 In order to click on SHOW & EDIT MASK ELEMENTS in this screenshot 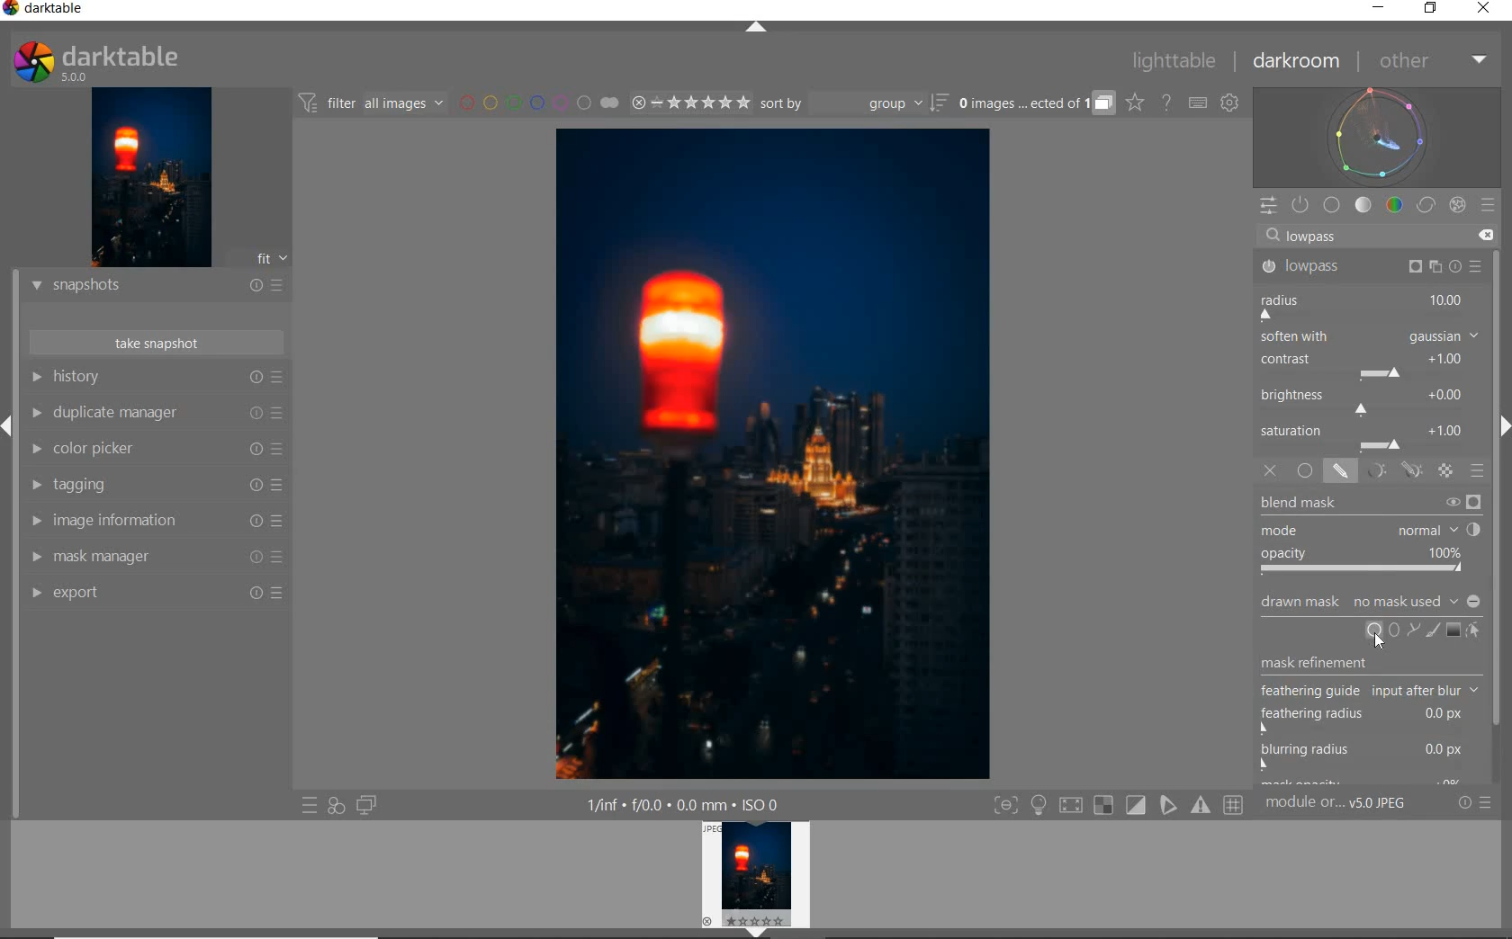, I will do `click(1474, 632)`.